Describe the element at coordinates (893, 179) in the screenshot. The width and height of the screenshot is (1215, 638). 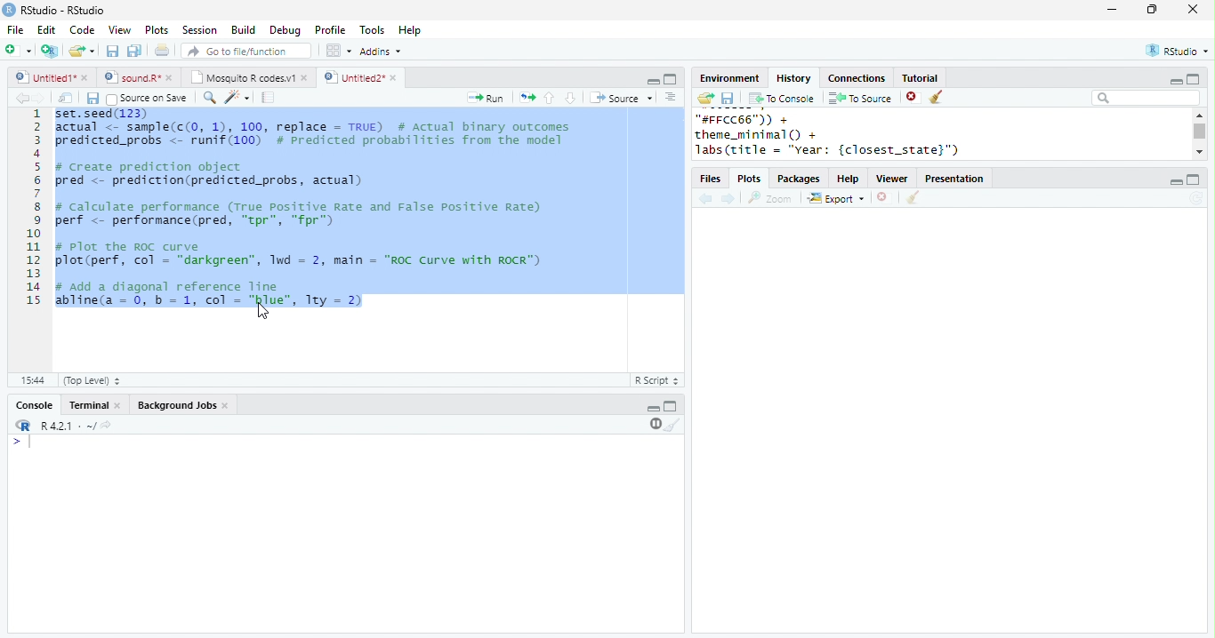
I see `Viewer` at that location.